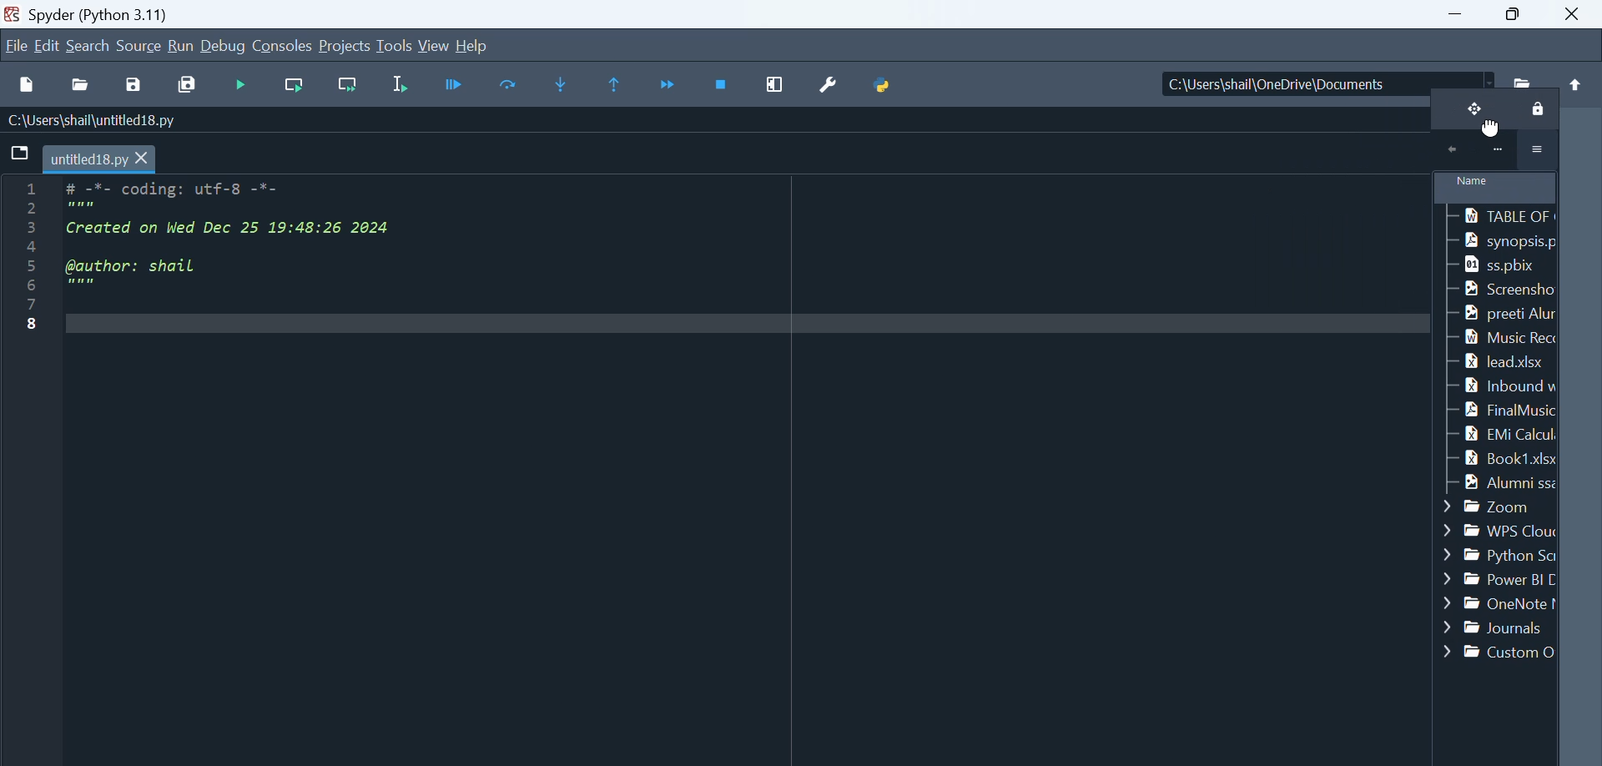 Image resolution: width=1602 pixels, height=766 pixels. Describe the element at coordinates (1503, 337) in the screenshot. I see `Music Rec..` at that location.